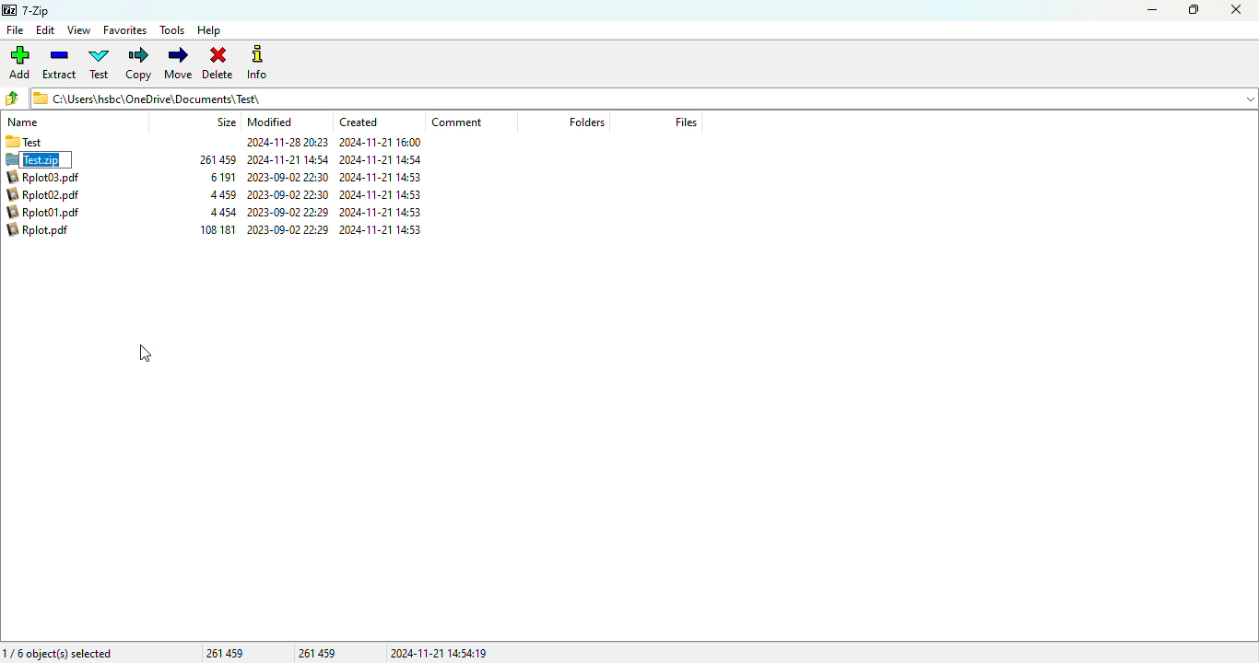 The height and width of the screenshot is (663, 1259). What do you see at coordinates (1153, 10) in the screenshot?
I see `minimize` at bounding box center [1153, 10].